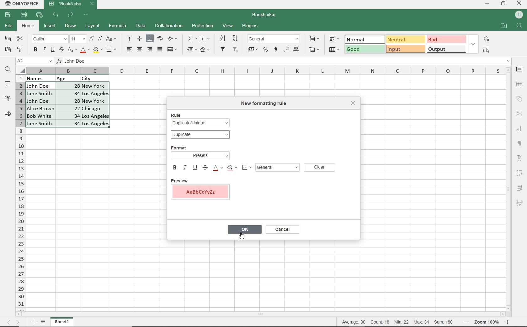 The image size is (527, 327). What do you see at coordinates (49, 39) in the screenshot?
I see `FONT` at bounding box center [49, 39].